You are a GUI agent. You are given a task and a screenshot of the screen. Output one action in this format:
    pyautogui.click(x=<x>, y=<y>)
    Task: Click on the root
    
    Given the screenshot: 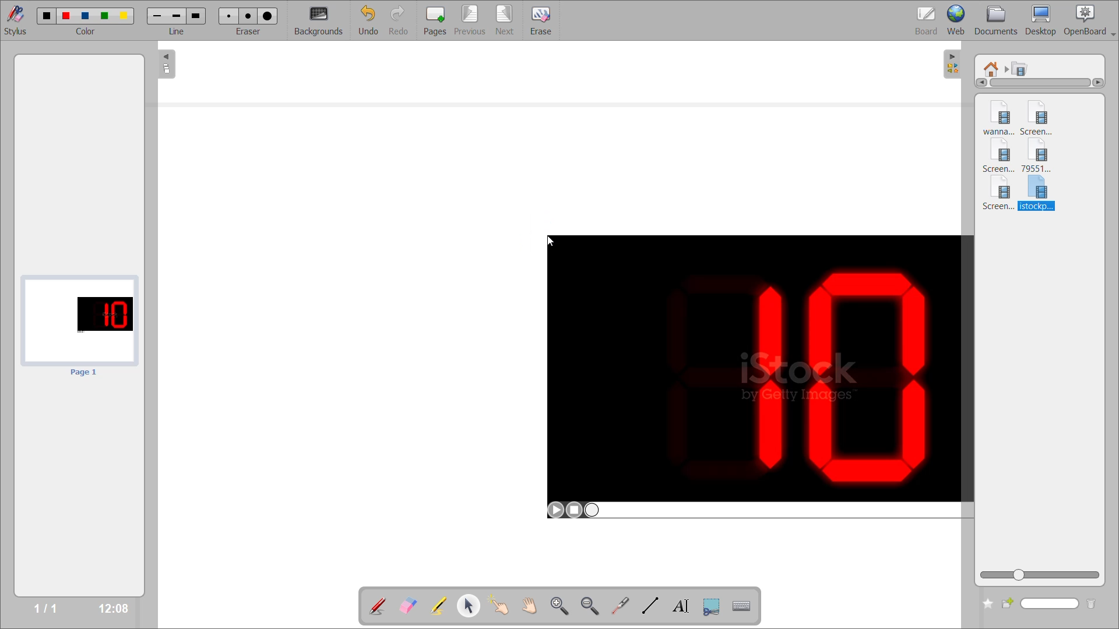 What is the action you would take?
    pyautogui.click(x=996, y=66)
    